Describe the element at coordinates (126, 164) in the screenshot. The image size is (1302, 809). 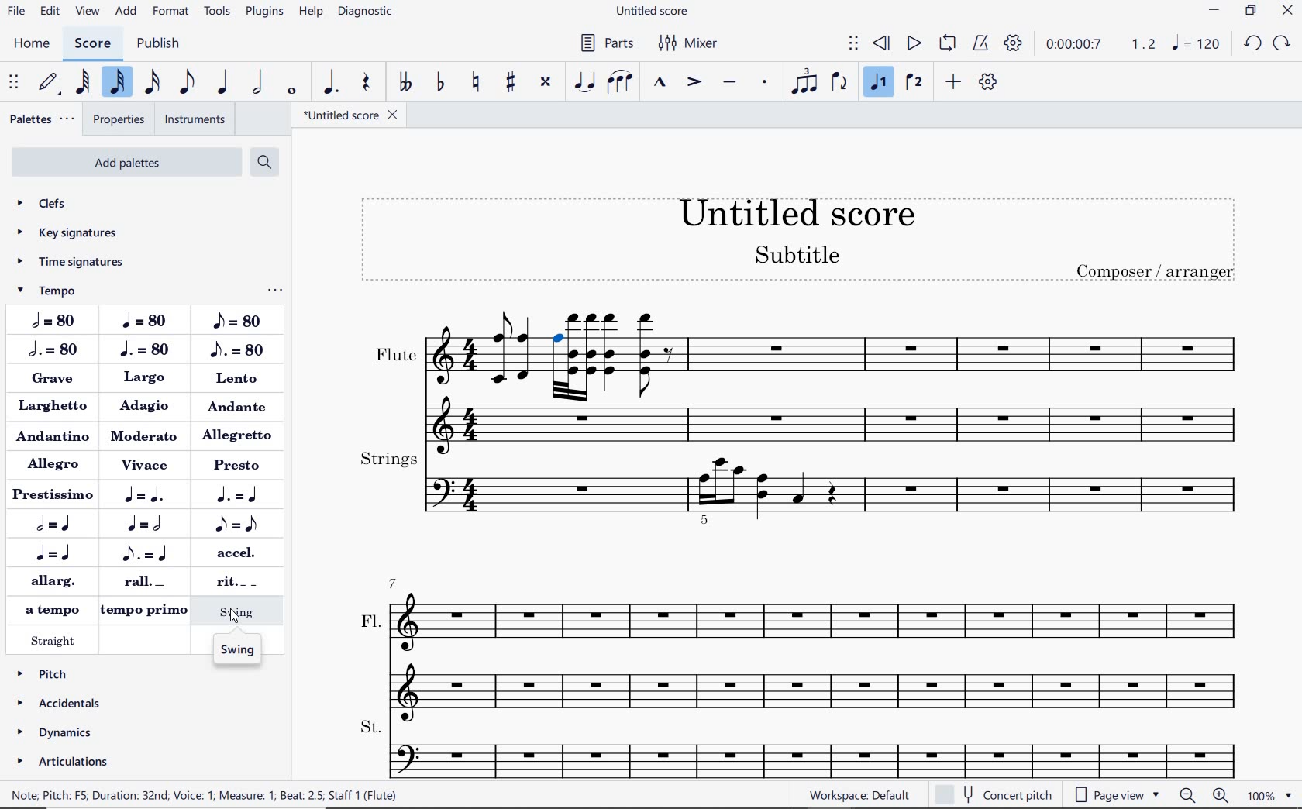
I see `add palettes` at that location.